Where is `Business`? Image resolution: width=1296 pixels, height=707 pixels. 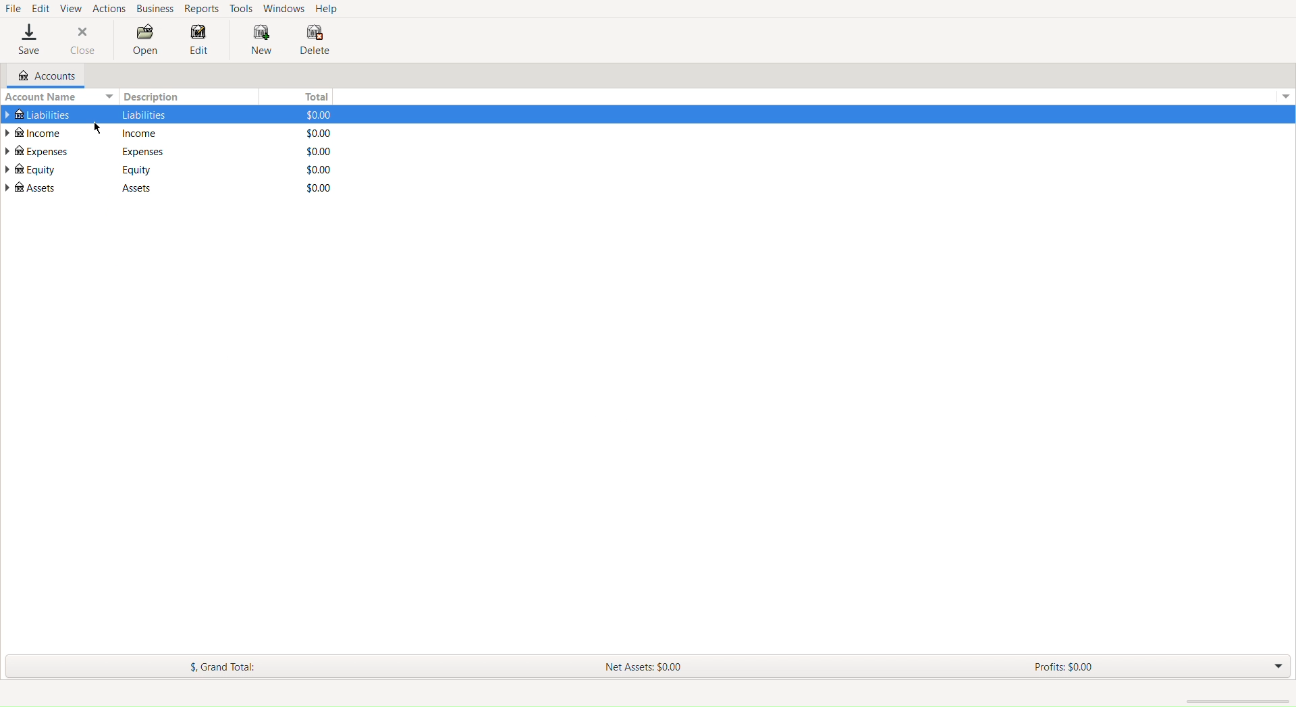 Business is located at coordinates (155, 9).